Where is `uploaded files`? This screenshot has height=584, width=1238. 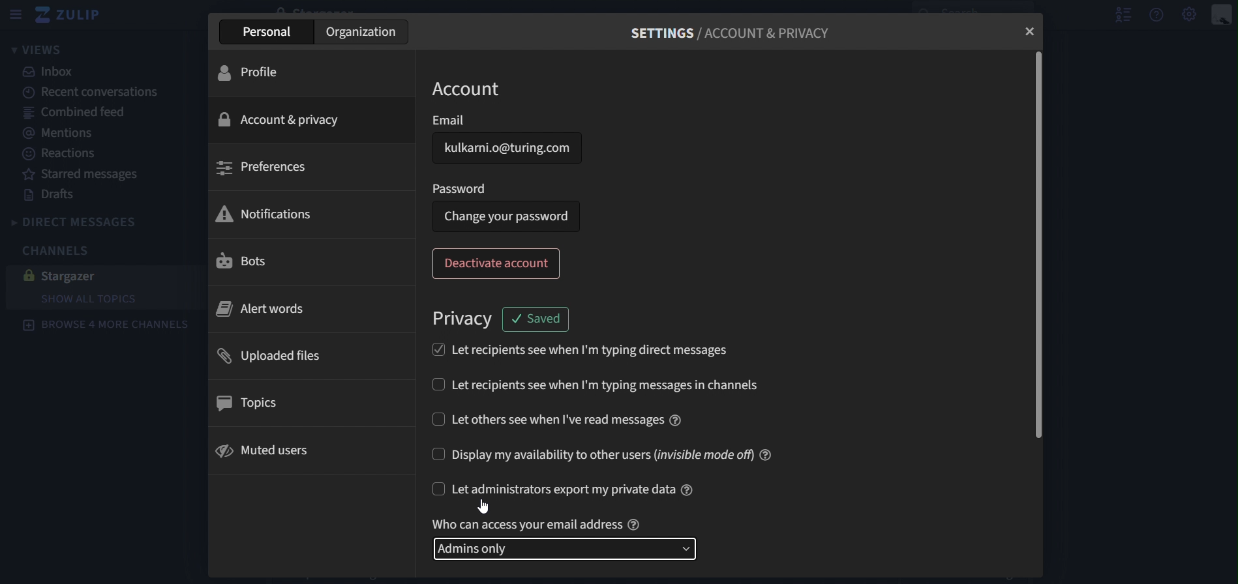 uploaded files is located at coordinates (283, 354).